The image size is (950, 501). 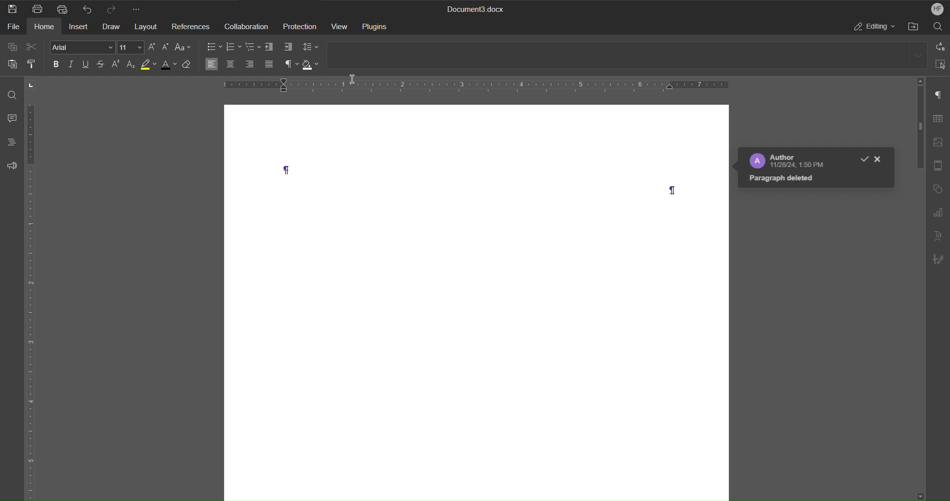 What do you see at coordinates (913, 54) in the screenshot?
I see `More headings` at bounding box center [913, 54].